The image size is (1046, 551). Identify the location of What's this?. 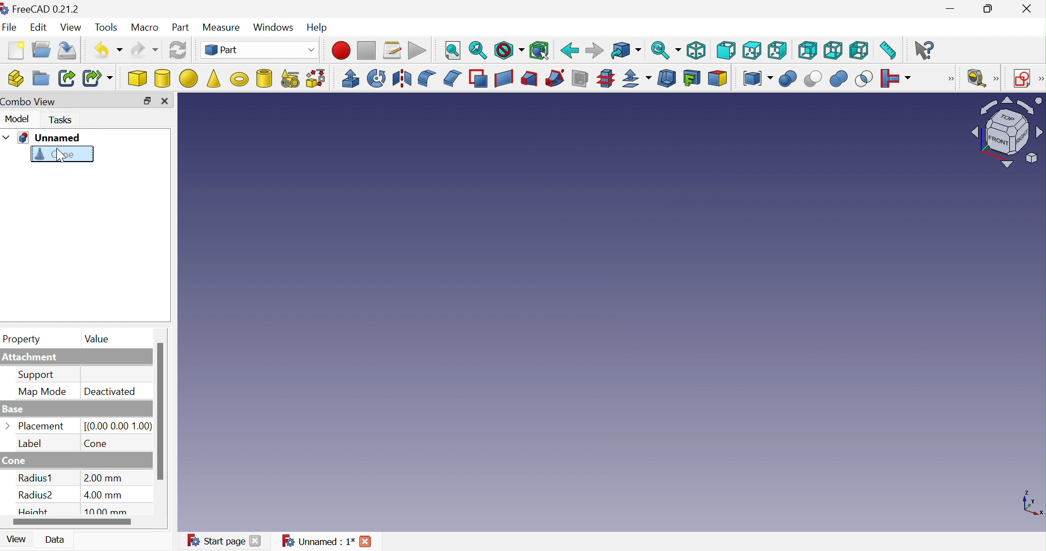
(926, 50).